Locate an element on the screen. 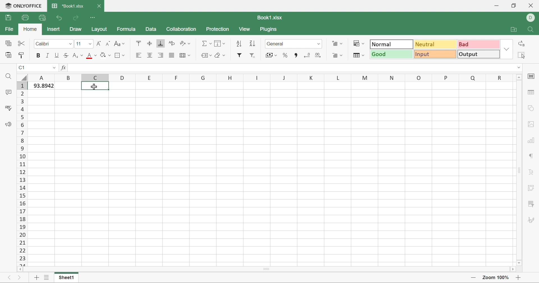 Image resolution: width=539 pixels, height=283 pixels. fx is located at coordinates (63, 68).